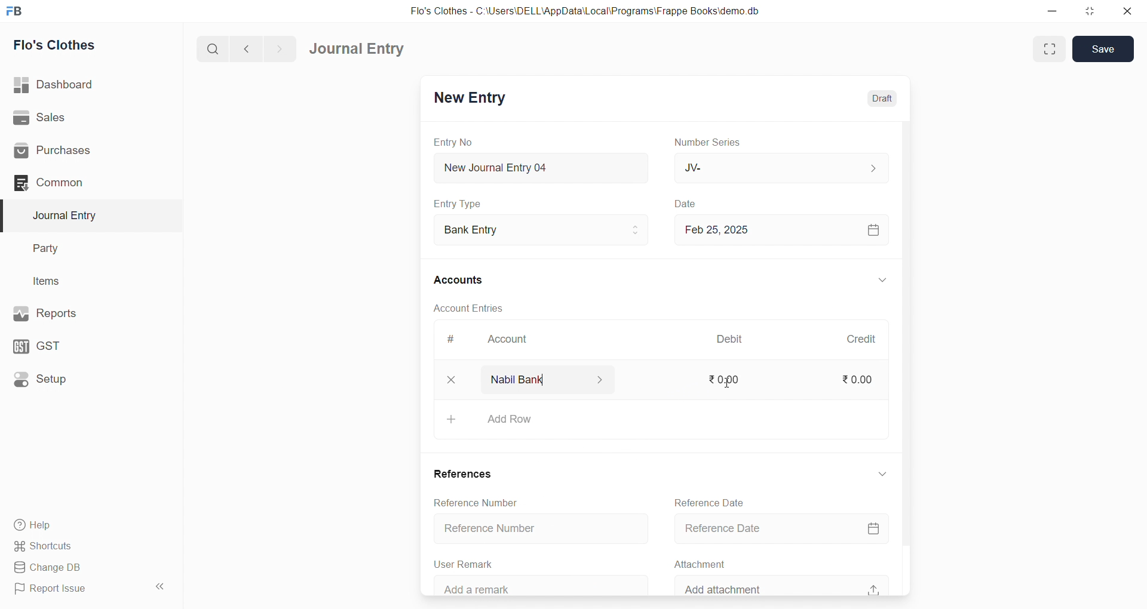 The height and width of the screenshot is (609, 1147). What do you see at coordinates (694, 562) in the screenshot?
I see `Attachment` at bounding box center [694, 562].